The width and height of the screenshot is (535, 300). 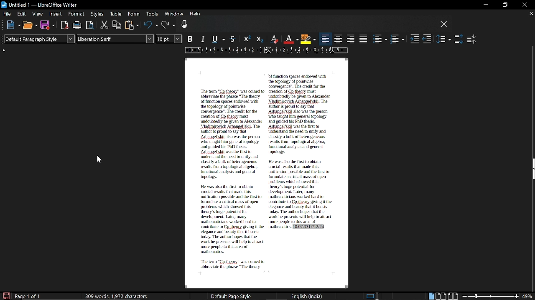 I want to click on Align left, so click(x=326, y=39).